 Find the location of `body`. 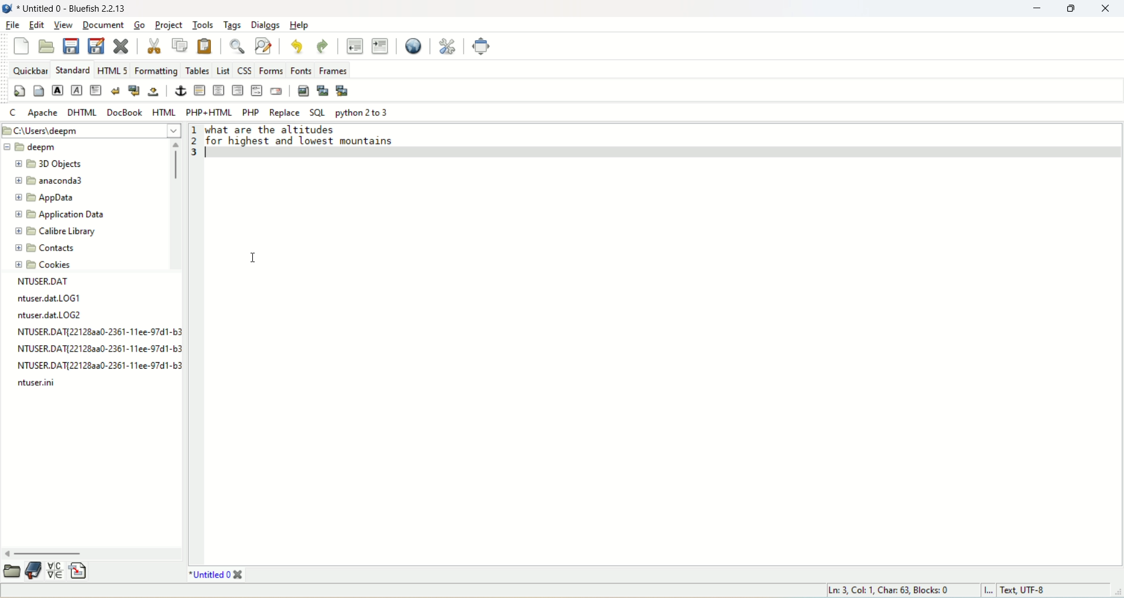

body is located at coordinates (38, 91).